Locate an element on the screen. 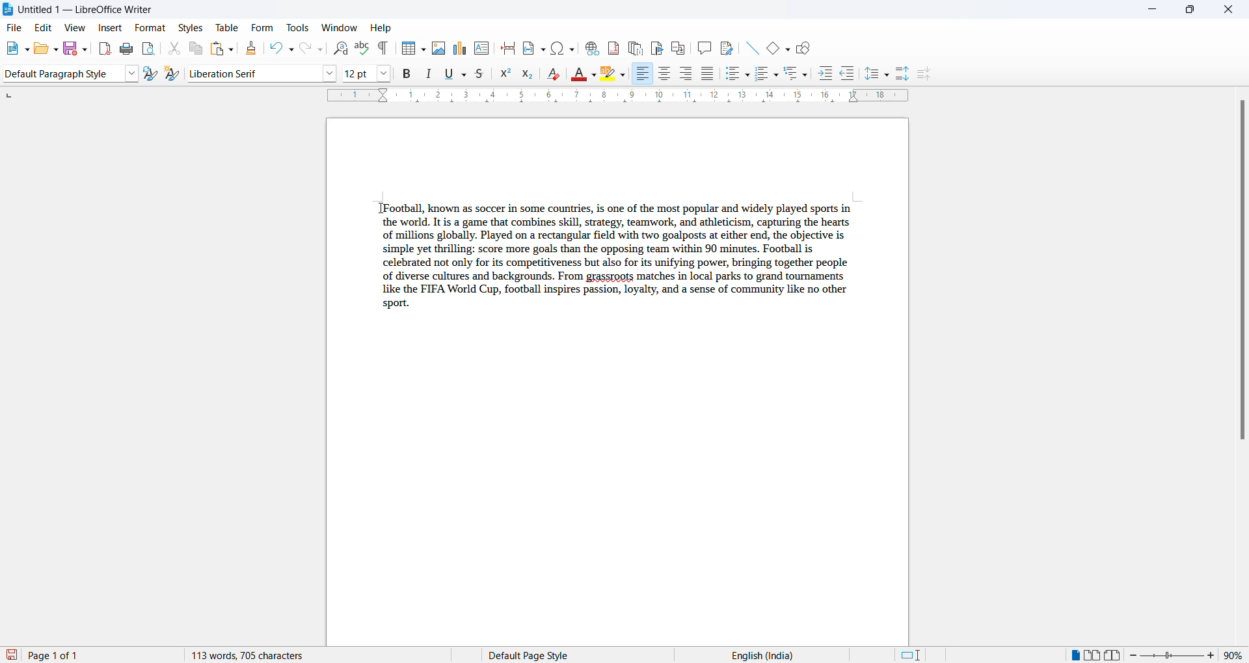 The image size is (1249, 663). cut is located at coordinates (174, 47).